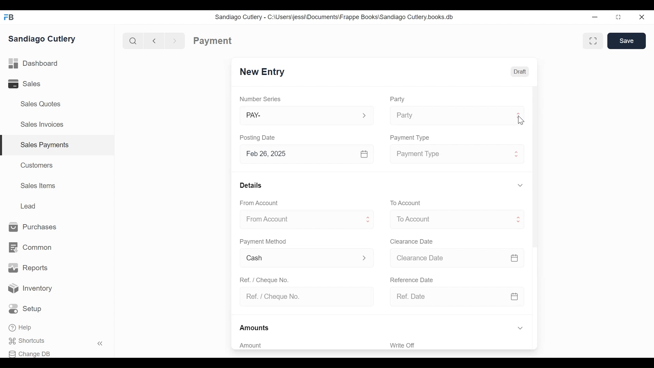 The image size is (654, 368). What do you see at coordinates (262, 72) in the screenshot?
I see `New Entry` at bounding box center [262, 72].